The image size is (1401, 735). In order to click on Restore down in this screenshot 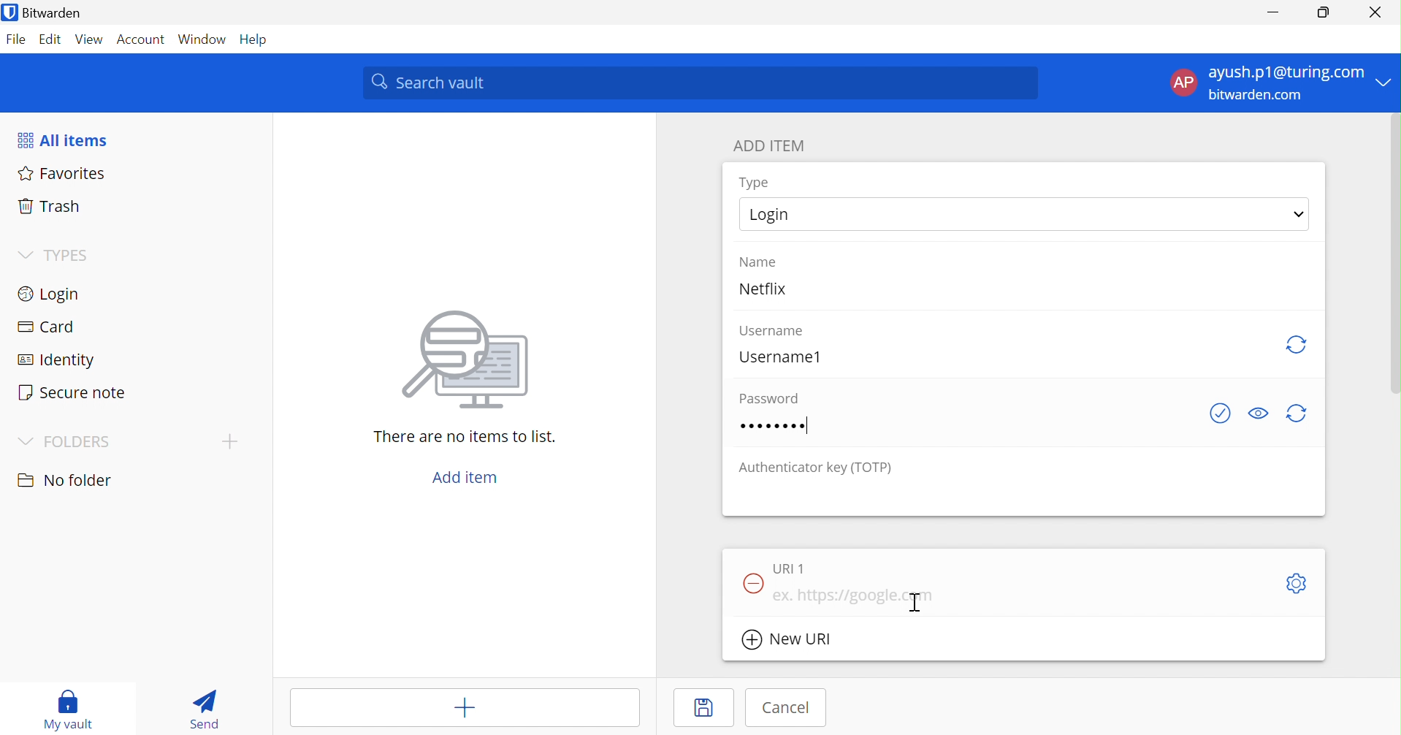, I will do `click(1326, 13)`.